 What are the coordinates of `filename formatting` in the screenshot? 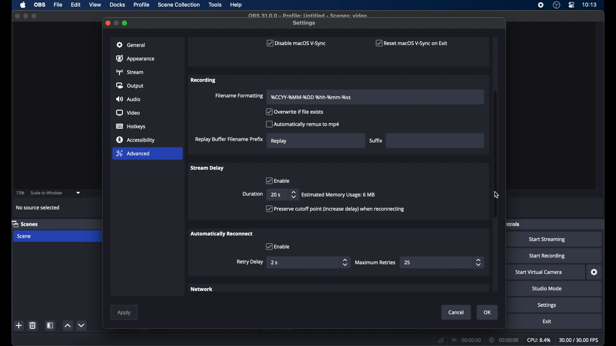 It's located at (238, 96).